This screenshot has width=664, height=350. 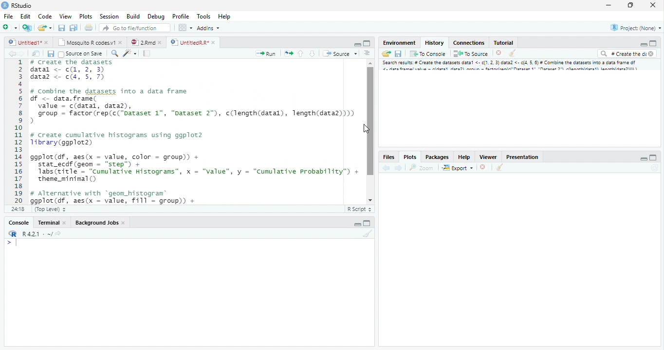 I want to click on Minimize, so click(x=357, y=44).